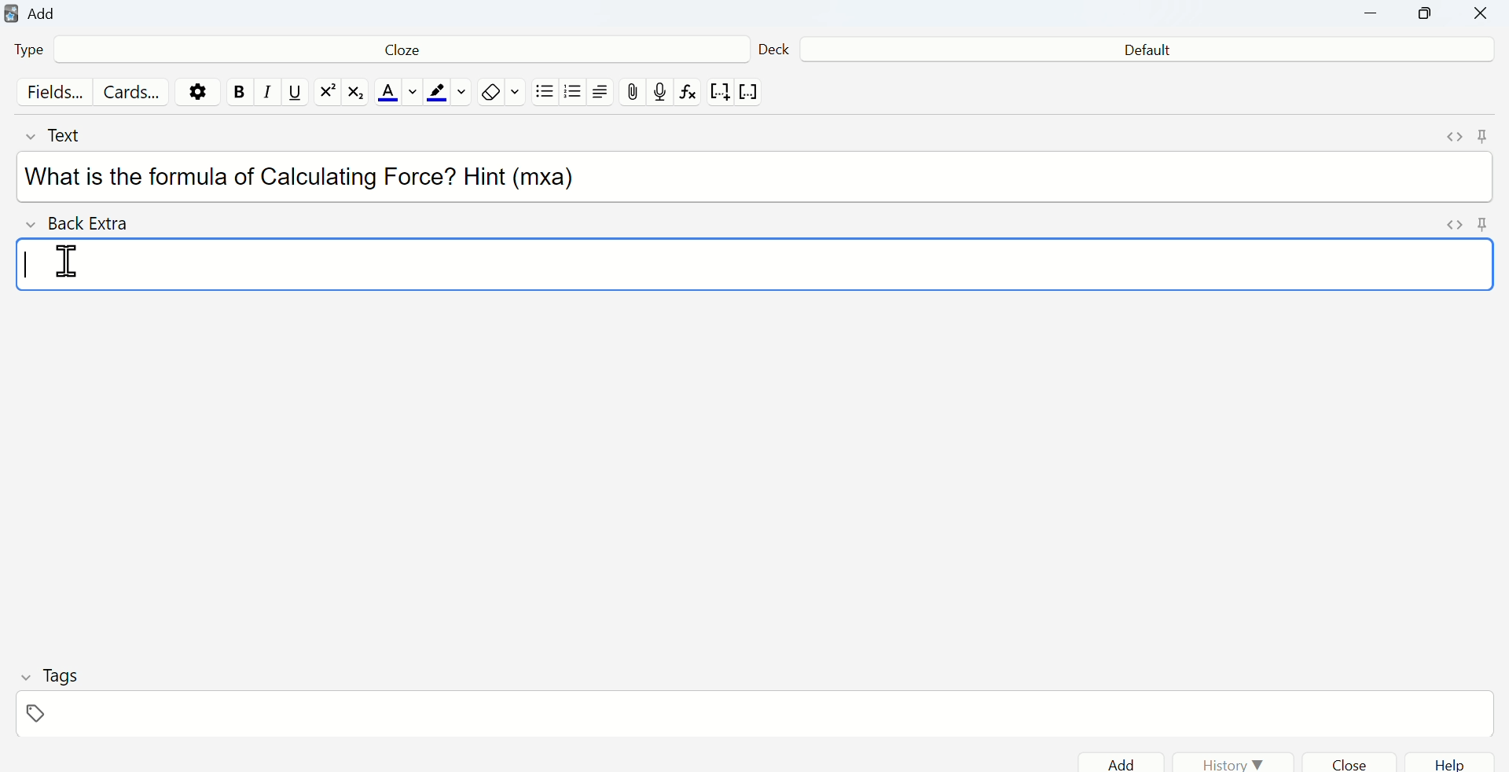  Describe the element at coordinates (1451, 762) in the screenshot. I see `help` at that location.